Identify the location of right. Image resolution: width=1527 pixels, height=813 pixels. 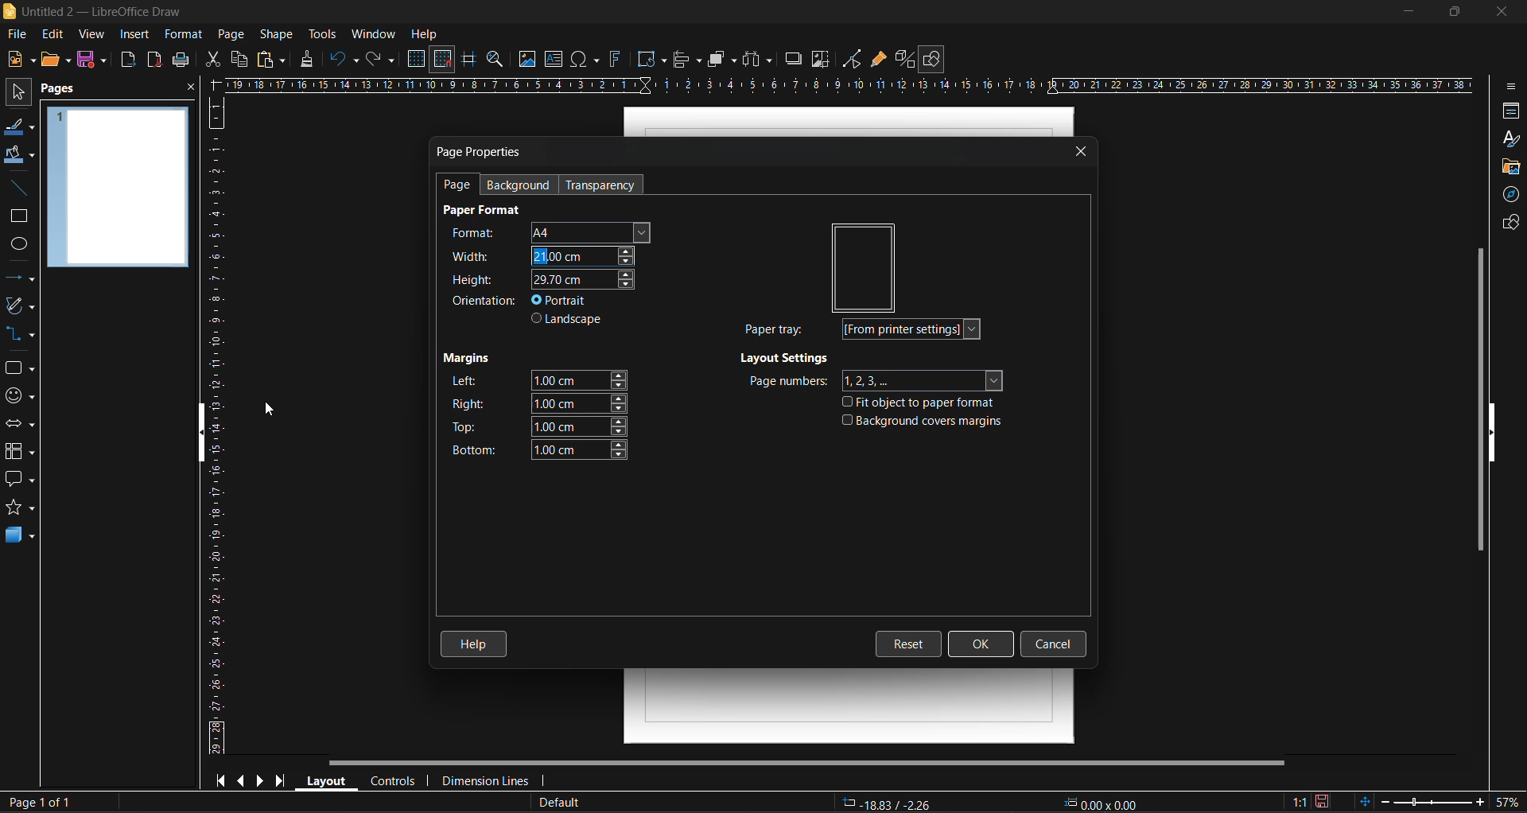
(539, 403).